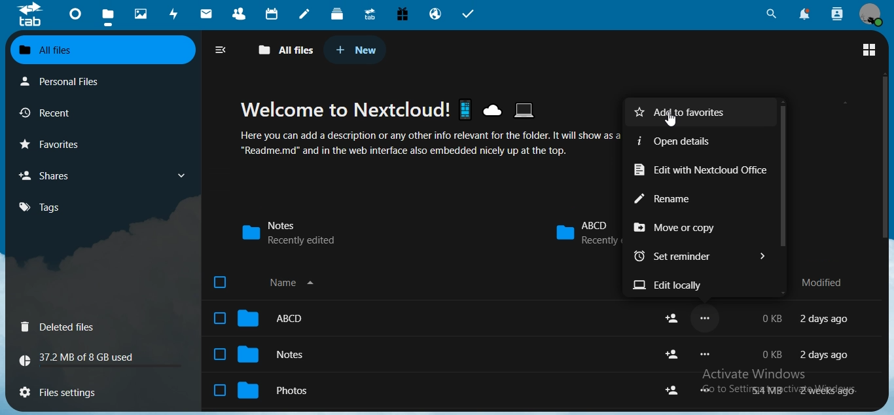  What do you see at coordinates (402, 15) in the screenshot?
I see `free email` at bounding box center [402, 15].